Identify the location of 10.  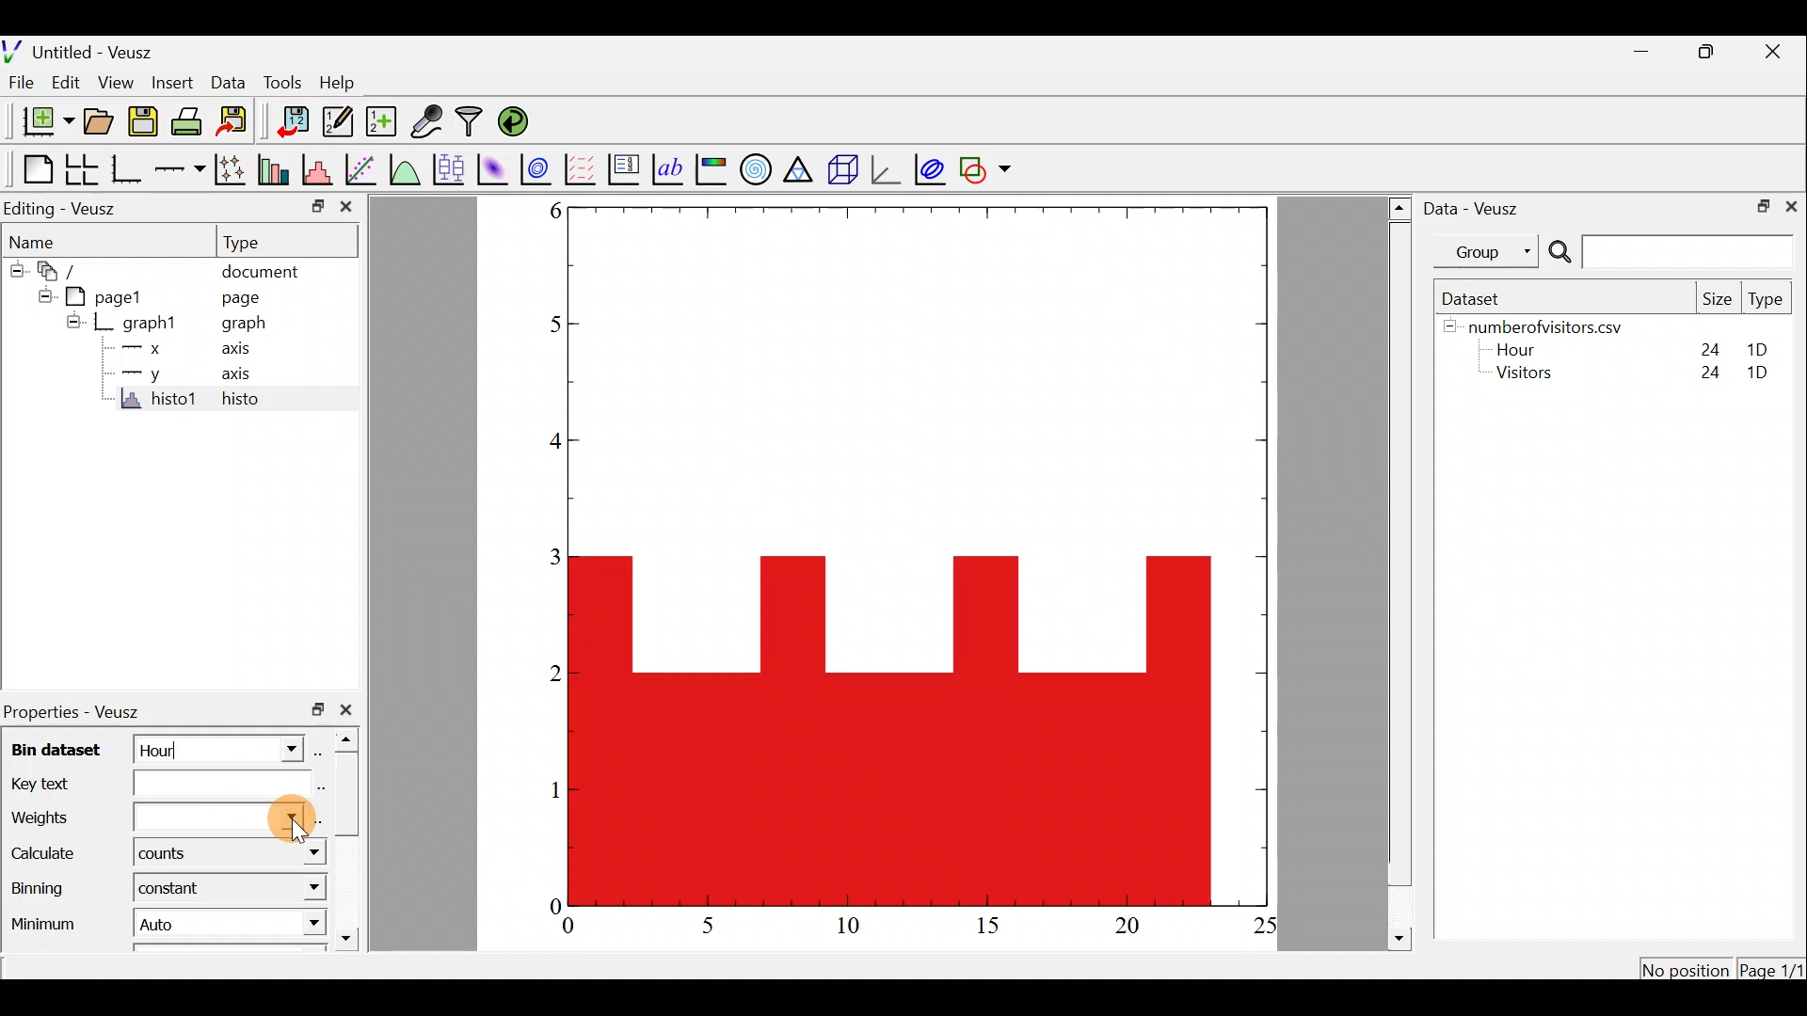
(855, 927).